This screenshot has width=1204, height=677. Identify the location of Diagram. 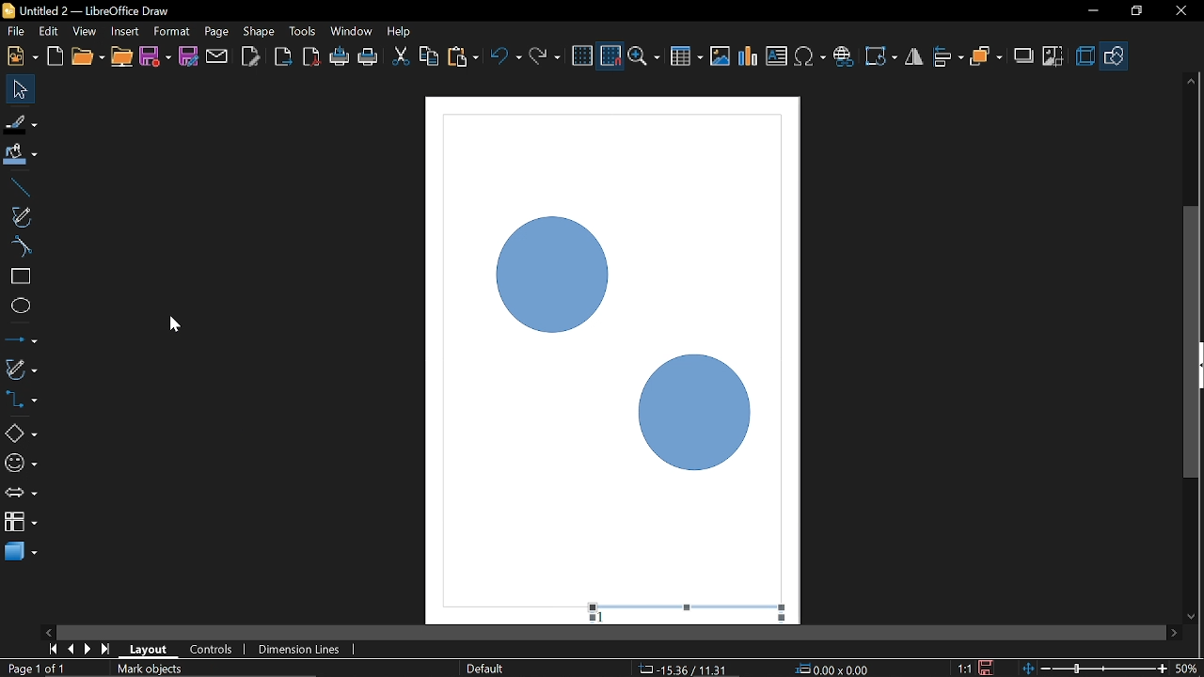
(615, 339).